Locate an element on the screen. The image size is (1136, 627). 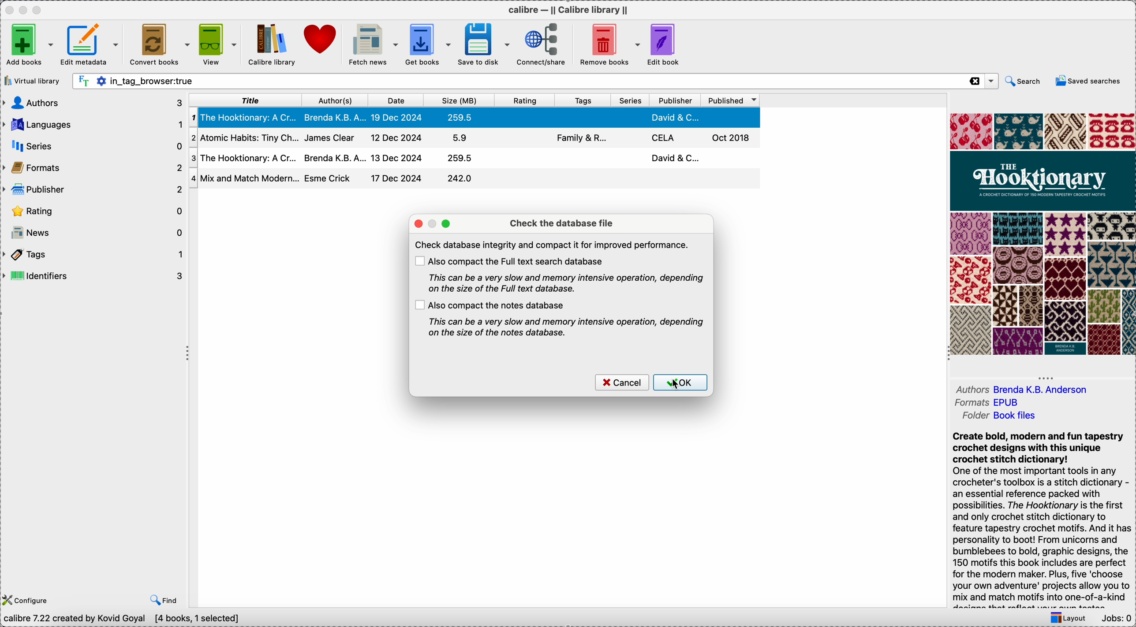
authors is located at coordinates (1021, 389).